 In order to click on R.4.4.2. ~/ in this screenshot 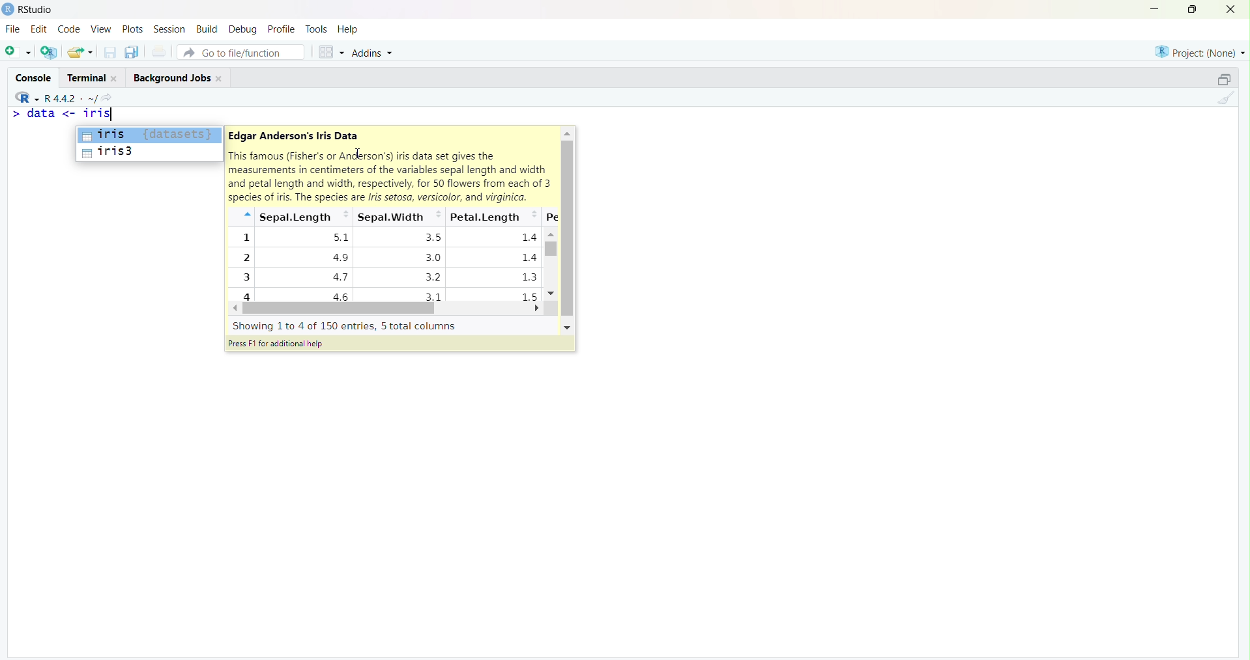, I will do `click(72, 96)`.